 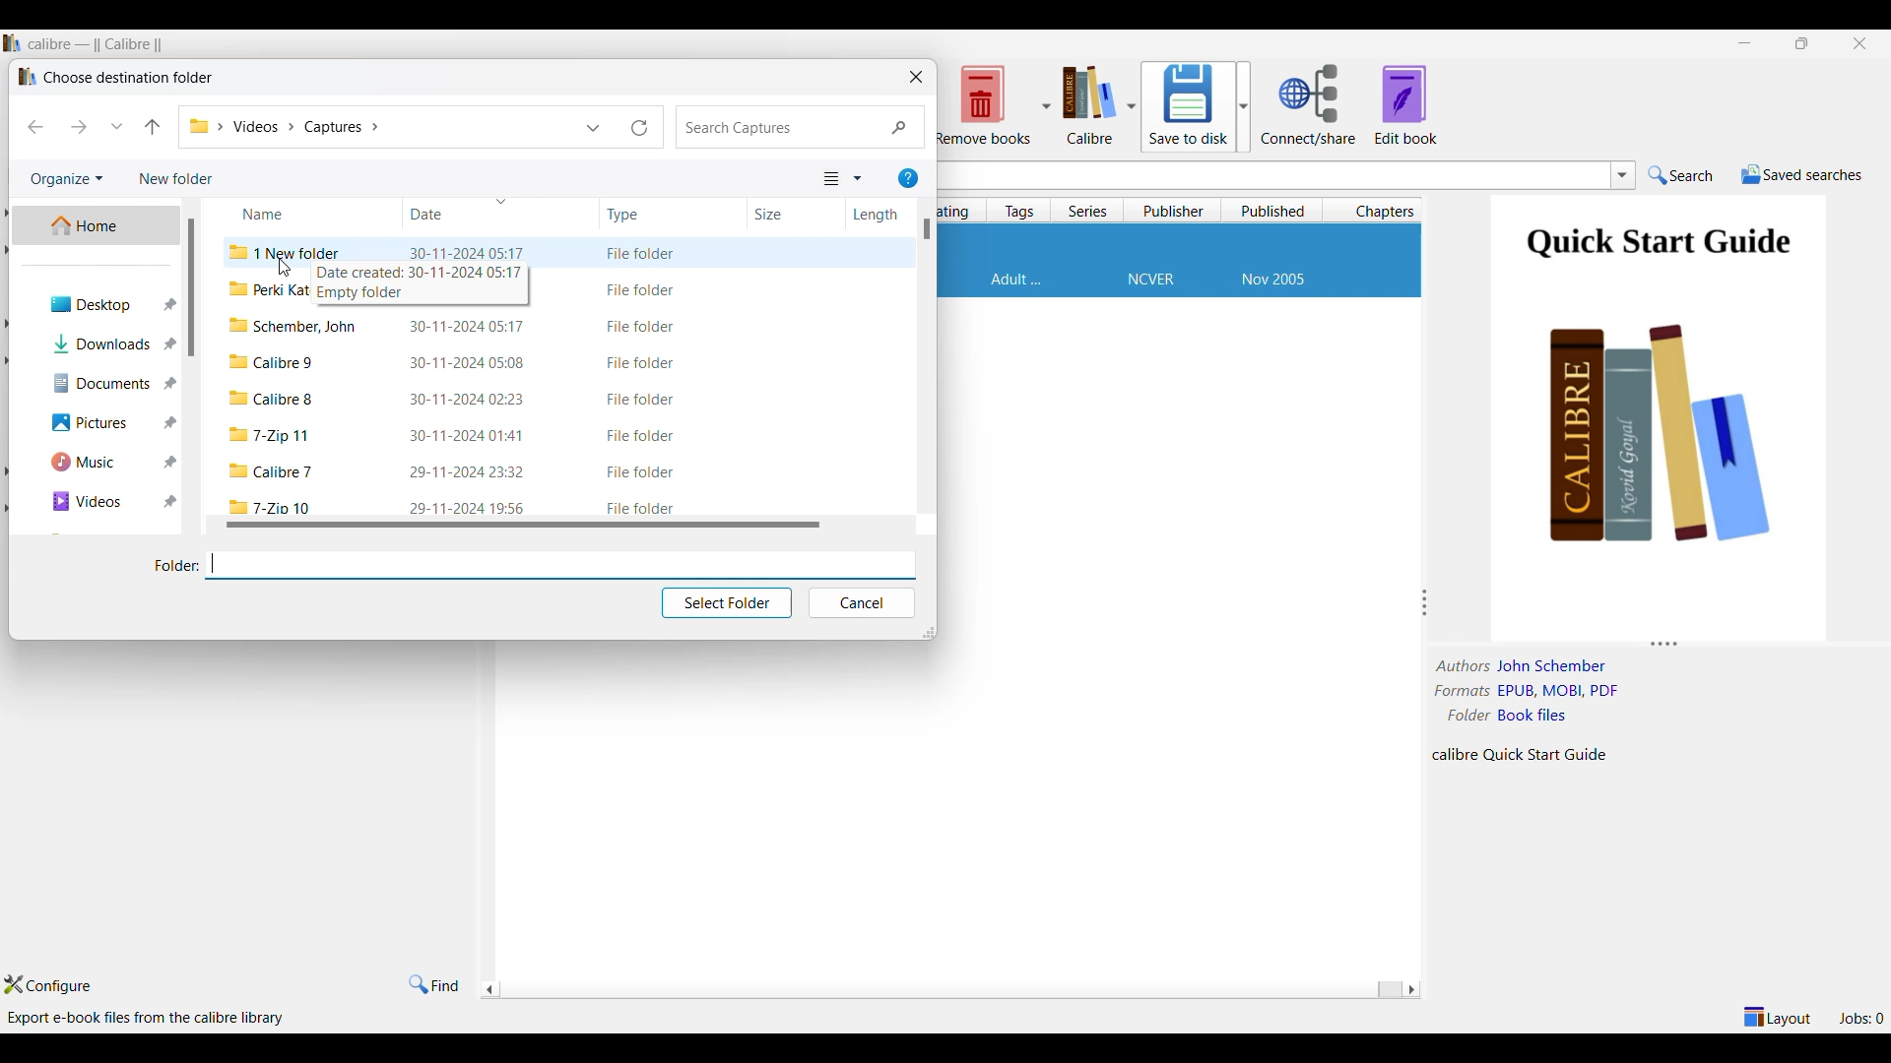 I want to click on folder, so click(x=294, y=327).